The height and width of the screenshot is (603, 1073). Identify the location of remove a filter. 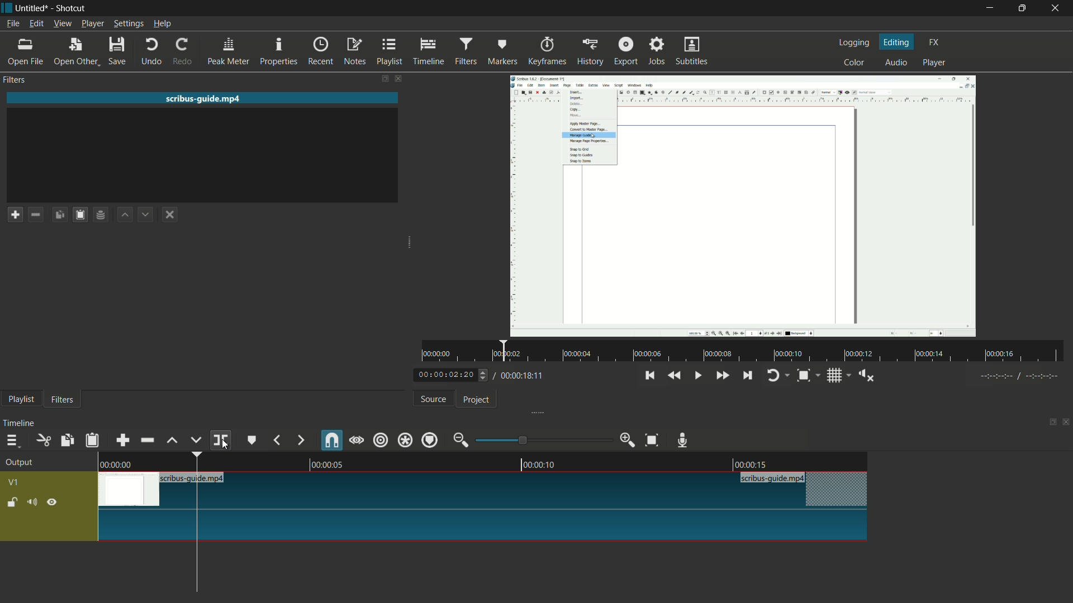
(36, 214).